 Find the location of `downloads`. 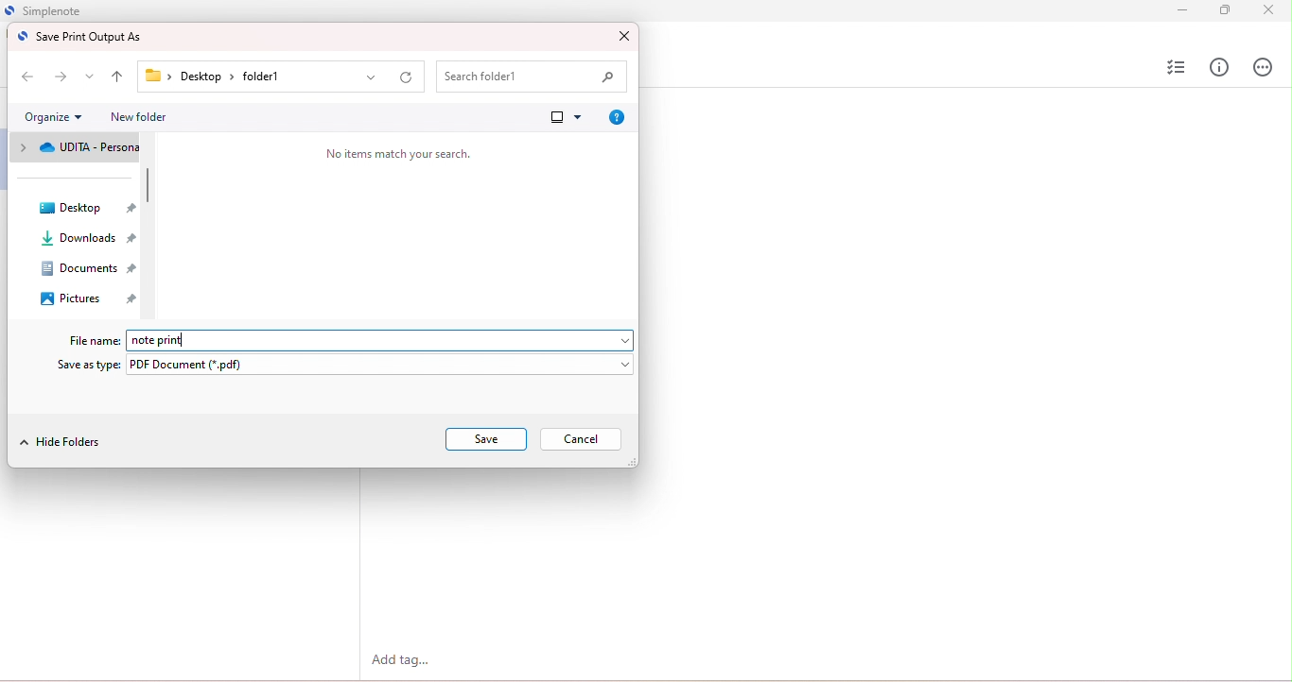

downloads is located at coordinates (76, 243).